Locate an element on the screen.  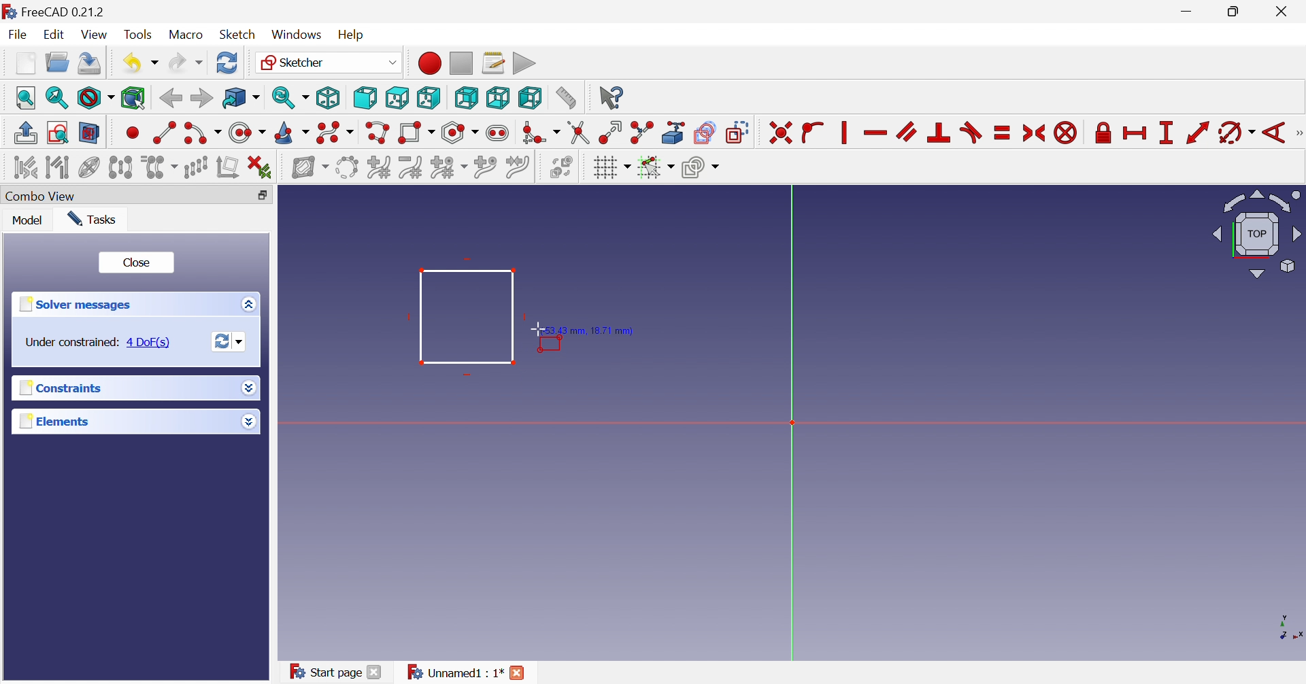
Toggle grid is located at coordinates (612, 168).